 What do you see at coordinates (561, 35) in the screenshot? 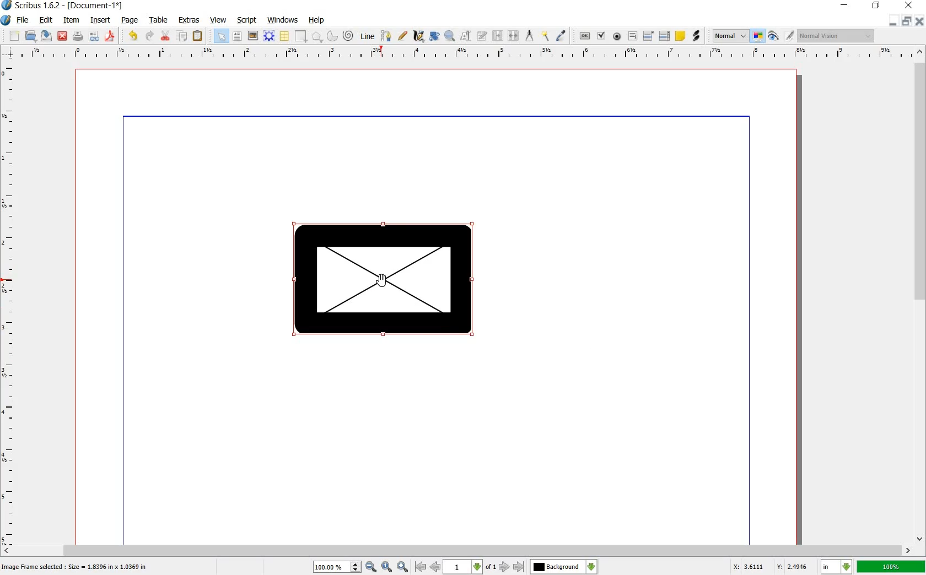
I see `eye dropper` at bounding box center [561, 35].